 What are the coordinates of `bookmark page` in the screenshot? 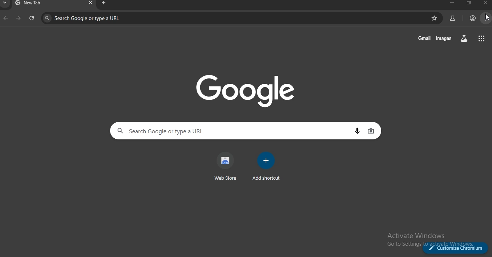 It's located at (435, 19).